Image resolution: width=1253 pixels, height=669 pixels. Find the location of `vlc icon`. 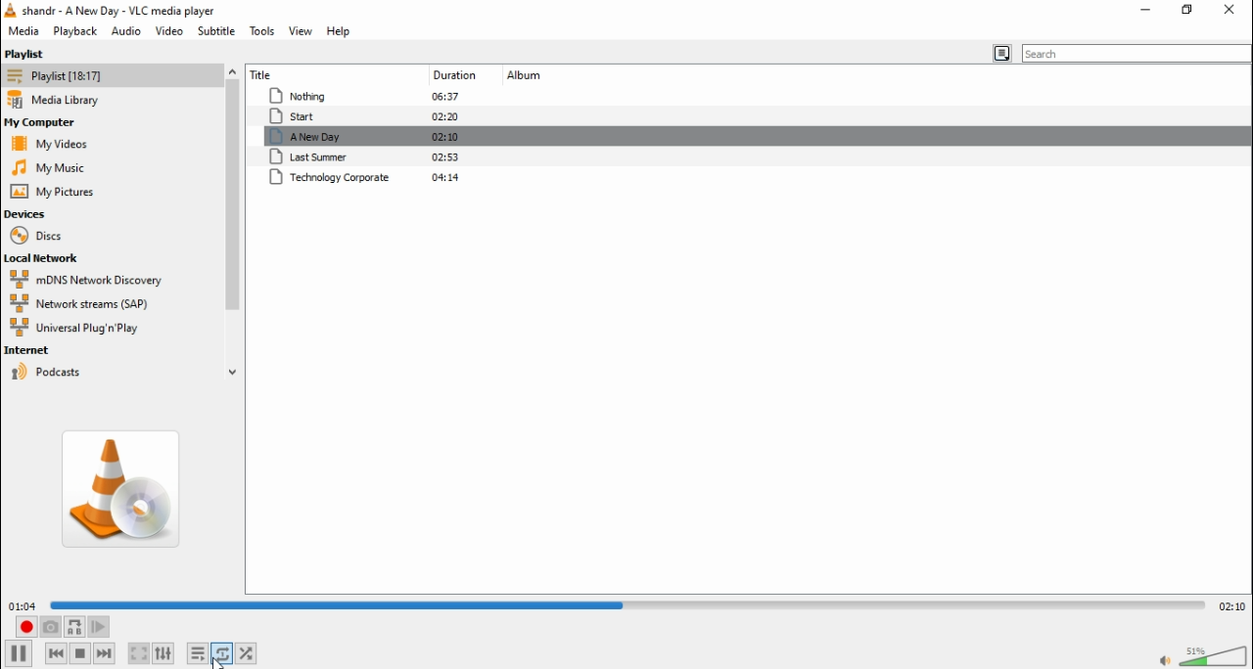

vlc icon is located at coordinates (10, 11).